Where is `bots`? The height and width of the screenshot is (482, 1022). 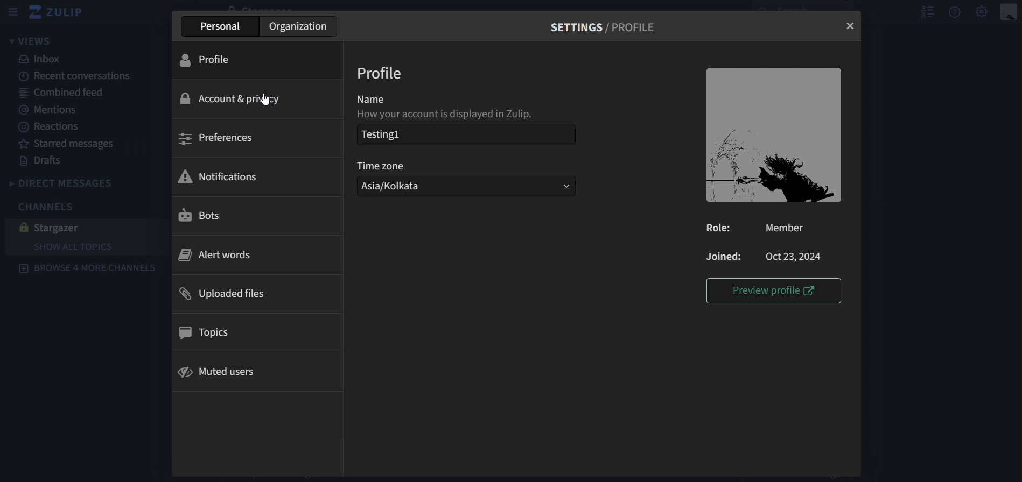
bots is located at coordinates (204, 214).